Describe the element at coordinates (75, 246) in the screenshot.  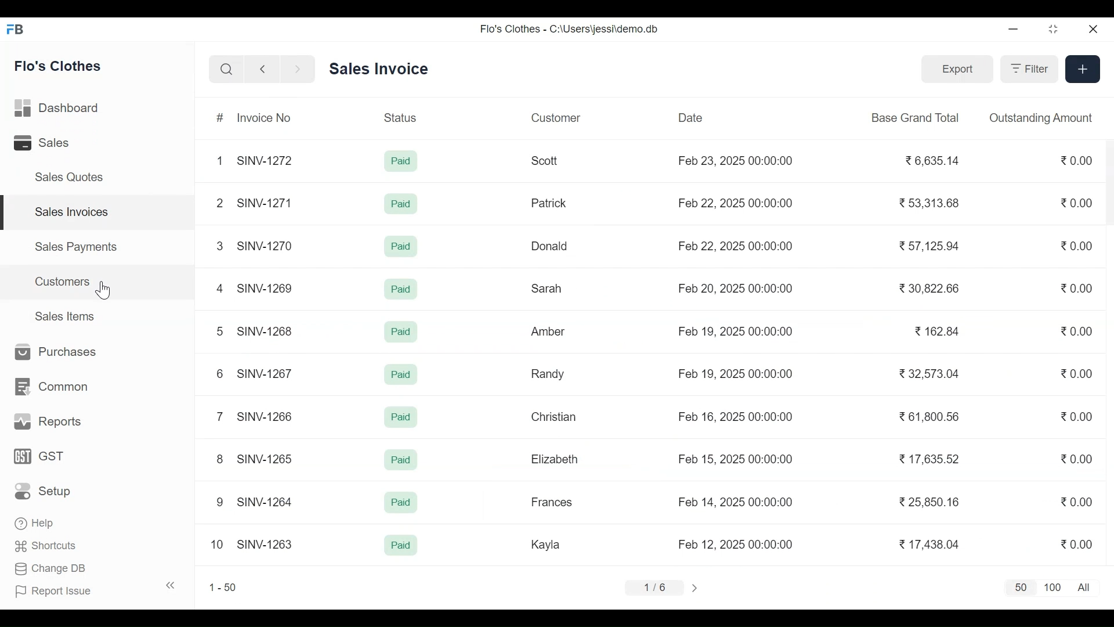
I see `Sales Payments` at that location.